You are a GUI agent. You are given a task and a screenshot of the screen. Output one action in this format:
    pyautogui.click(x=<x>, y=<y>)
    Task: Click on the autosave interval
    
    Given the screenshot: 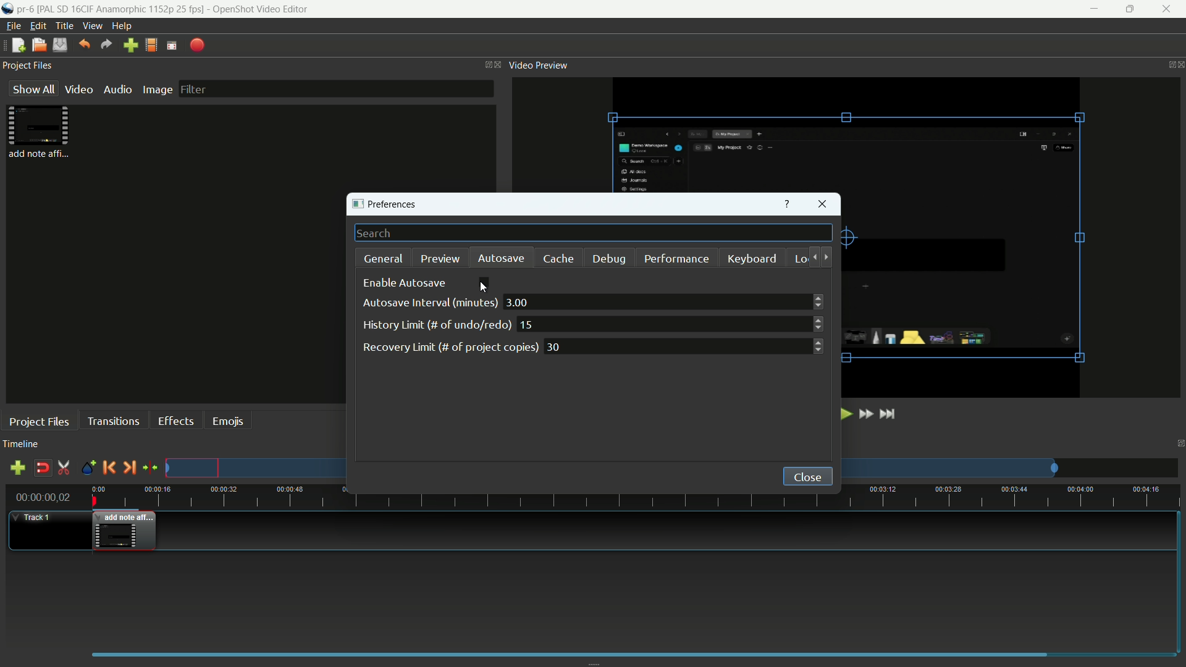 What is the action you would take?
    pyautogui.click(x=428, y=303)
    